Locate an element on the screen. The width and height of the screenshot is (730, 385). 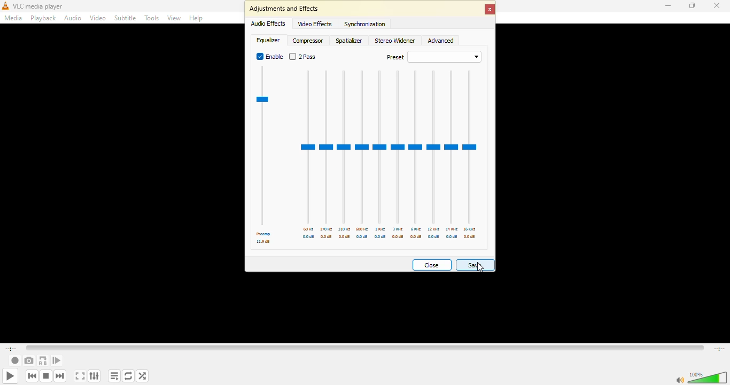
adjustor is located at coordinates (361, 148).